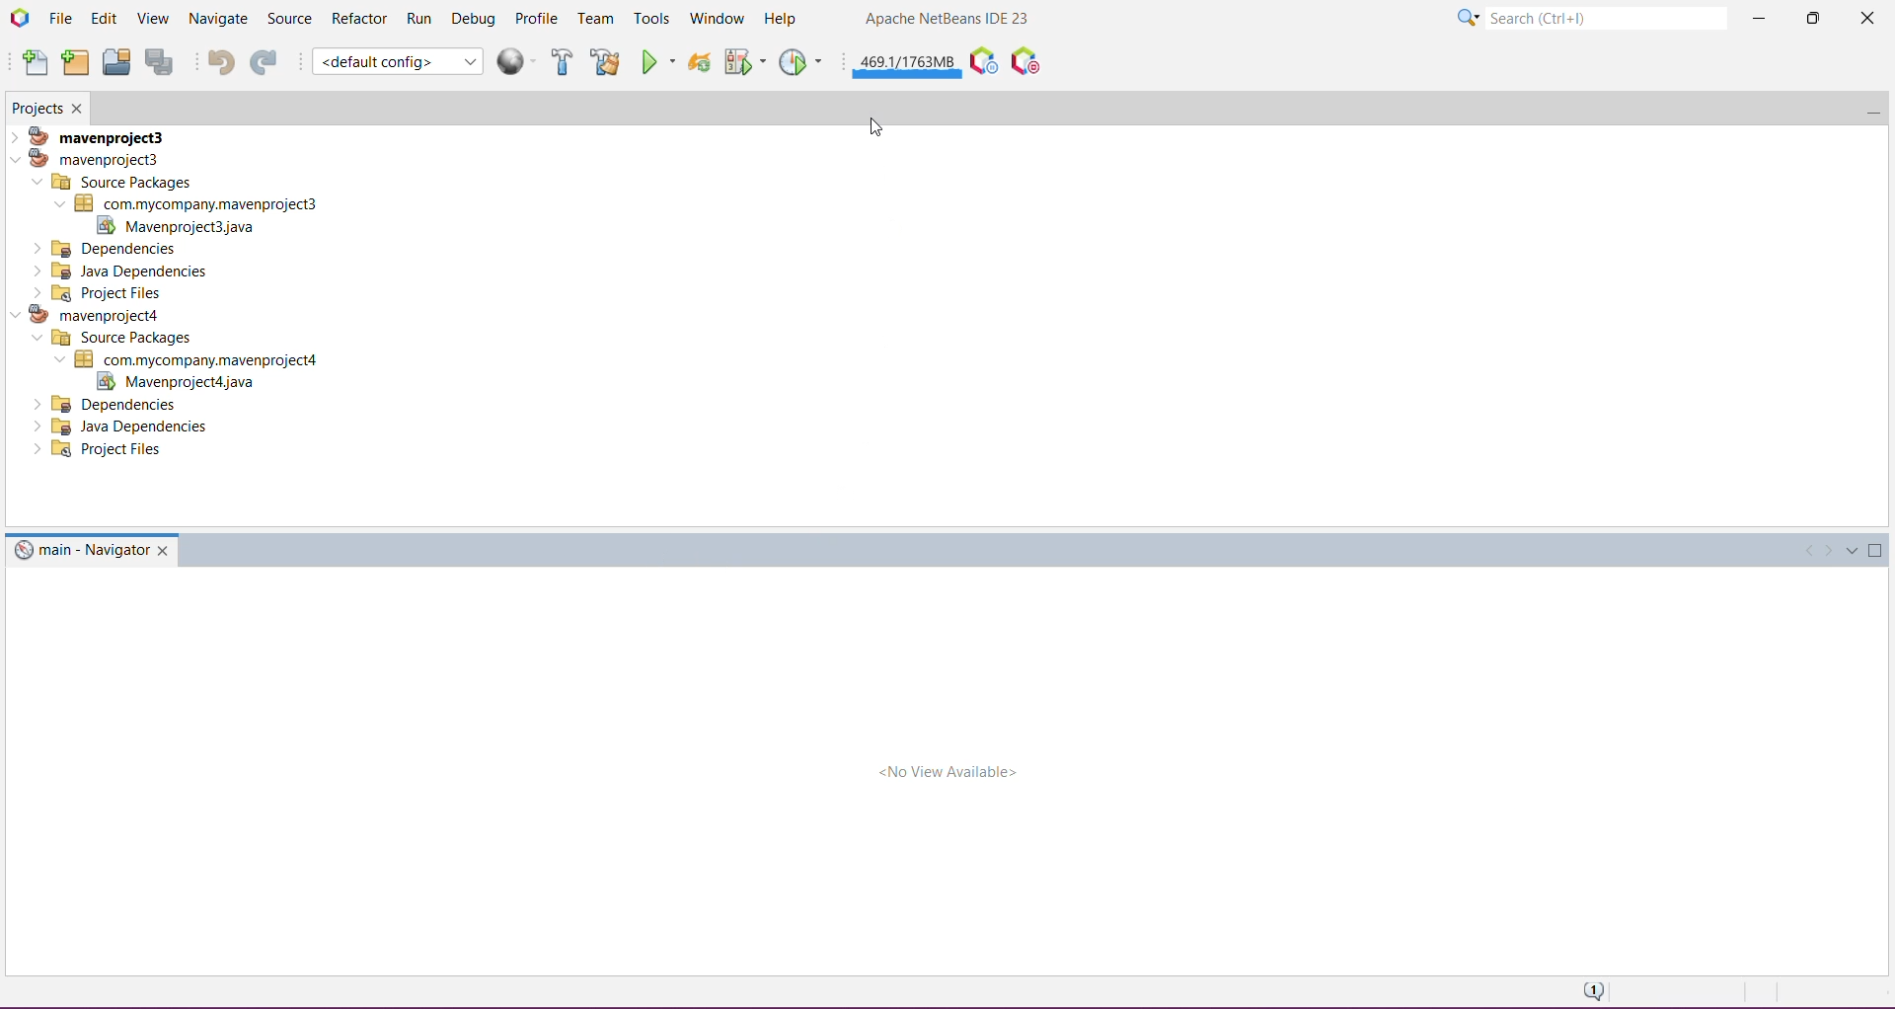  What do you see at coordinates (193, 359) in the screenshot?
I see `com.mycompany.mavenproject4` at bounding box center [193, 359].